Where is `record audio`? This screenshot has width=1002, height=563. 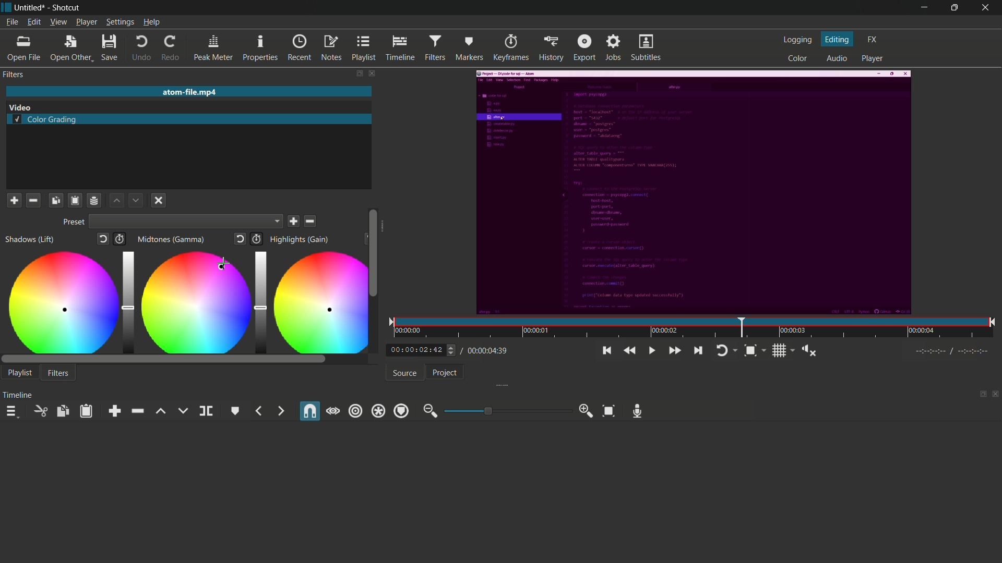 record audio is located at coordinates (638, 411).